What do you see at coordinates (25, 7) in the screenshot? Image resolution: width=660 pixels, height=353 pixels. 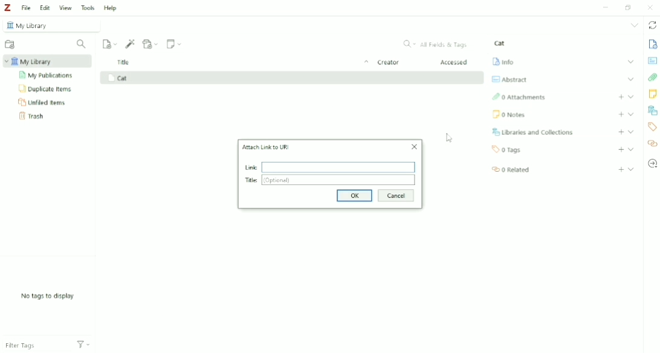 I see `File` at bounding box center [25, 7].